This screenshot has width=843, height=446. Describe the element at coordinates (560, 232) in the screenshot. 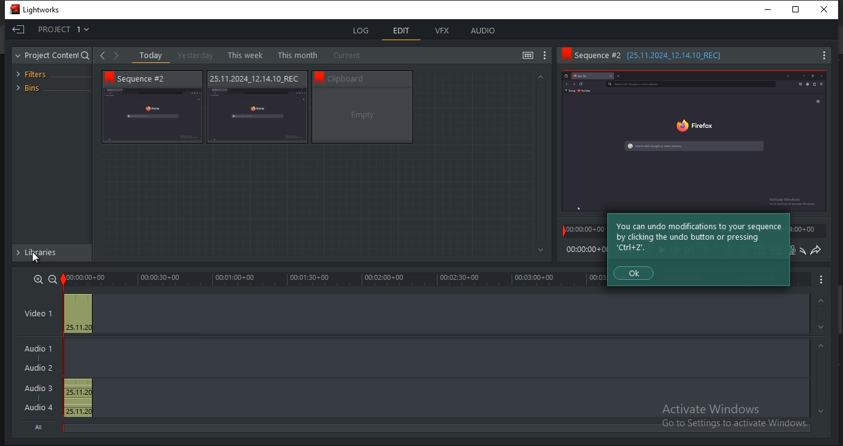

I see `Playback marker` at that location.